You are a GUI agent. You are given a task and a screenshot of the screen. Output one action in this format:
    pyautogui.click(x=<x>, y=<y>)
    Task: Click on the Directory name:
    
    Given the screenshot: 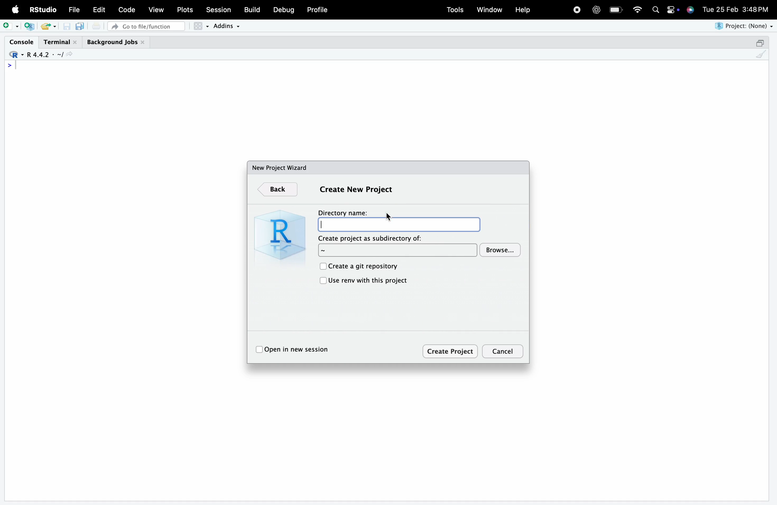 What is the action you would take?
    pyautogui.click(x=343, y=213)
    